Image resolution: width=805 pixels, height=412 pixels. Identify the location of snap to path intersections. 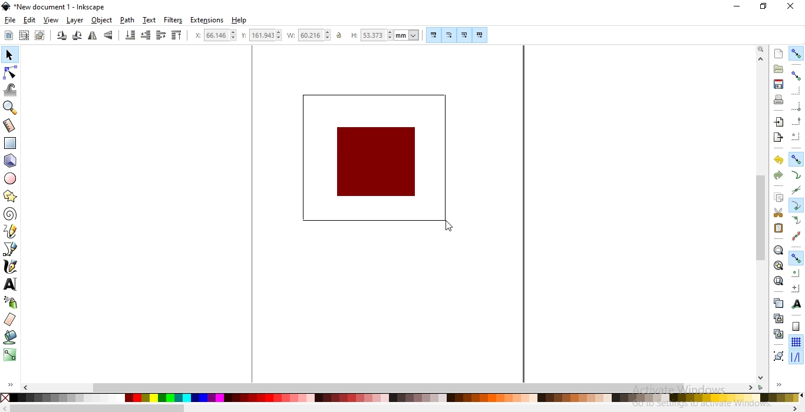
(796, 191).